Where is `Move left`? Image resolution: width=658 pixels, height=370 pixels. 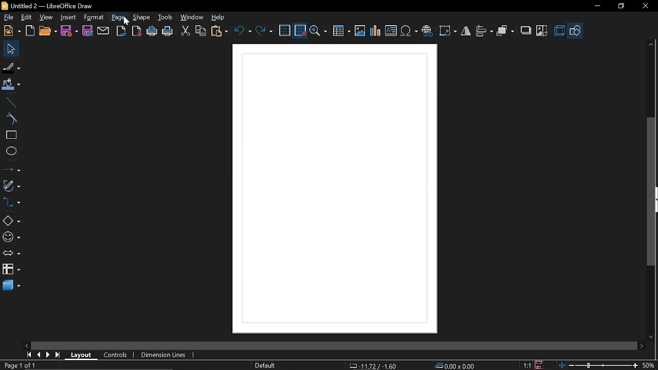 Move left is located at coordinates (25, 345).